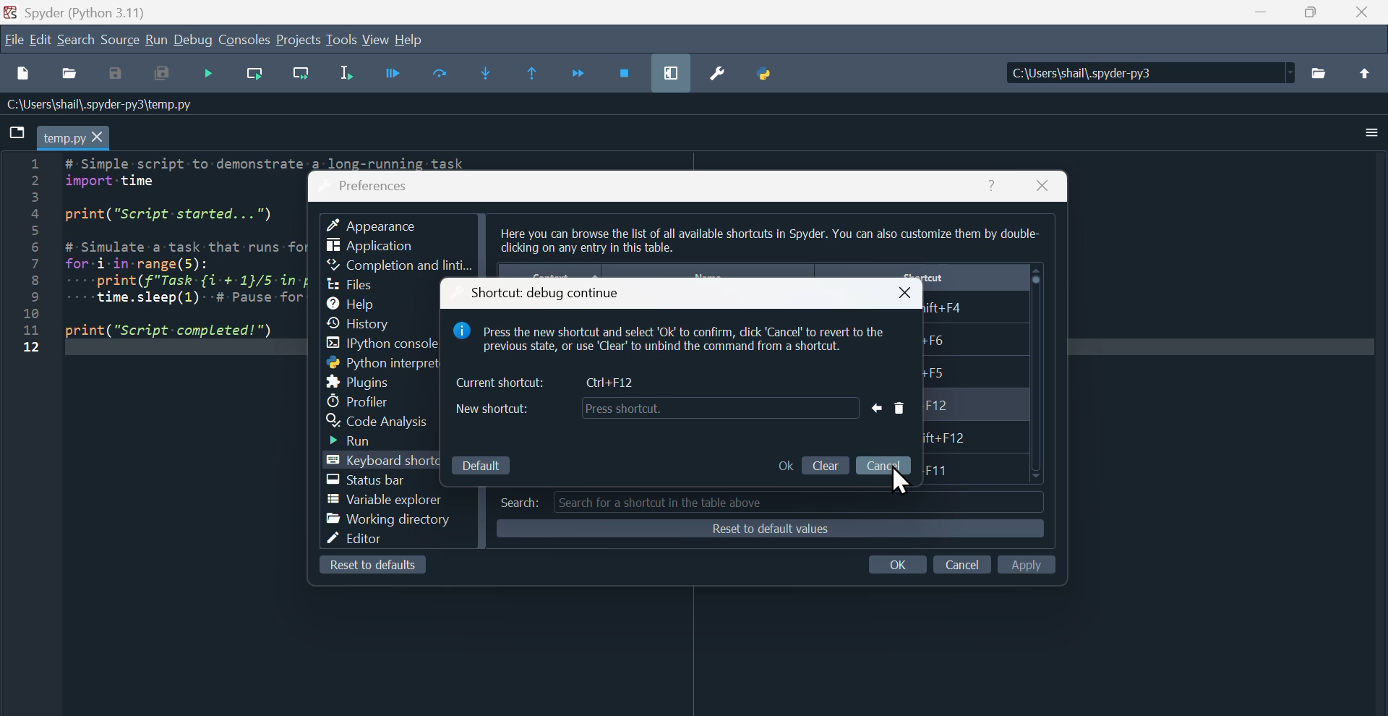 The height and width of the screenshot is (716, 1388). I want to click on Debug file, so click(210, 77).